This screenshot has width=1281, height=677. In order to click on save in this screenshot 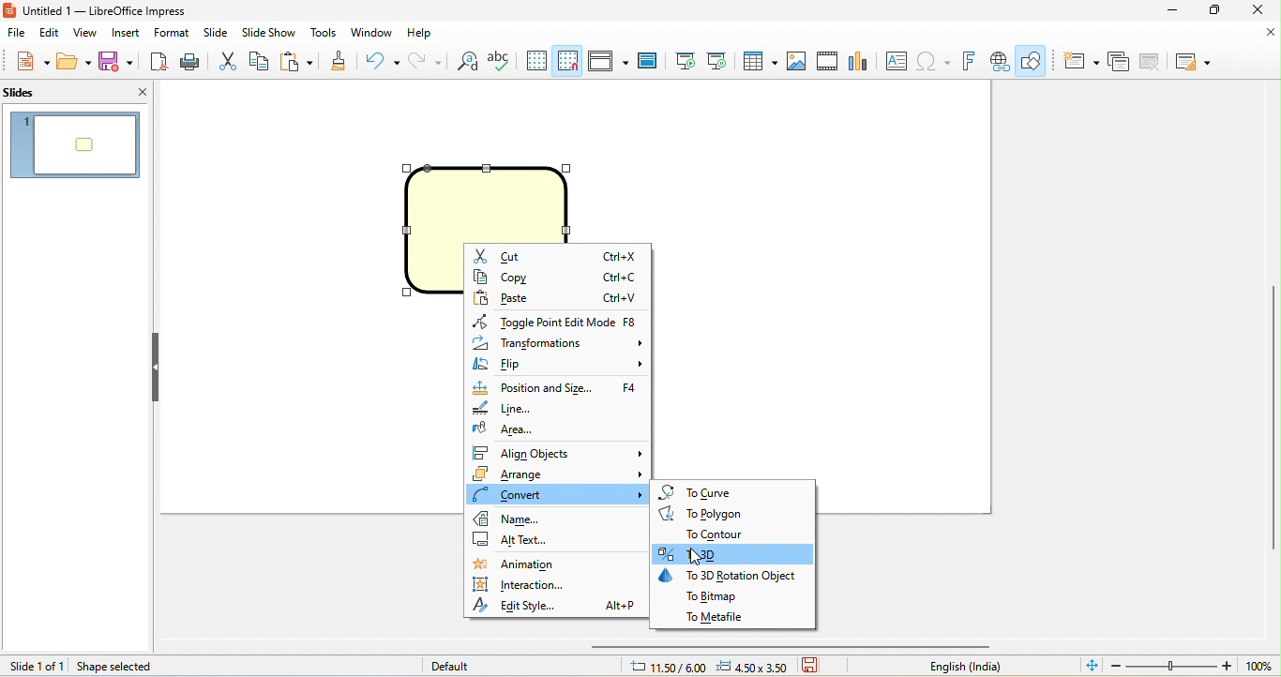, I will do `click(117, 60)`.